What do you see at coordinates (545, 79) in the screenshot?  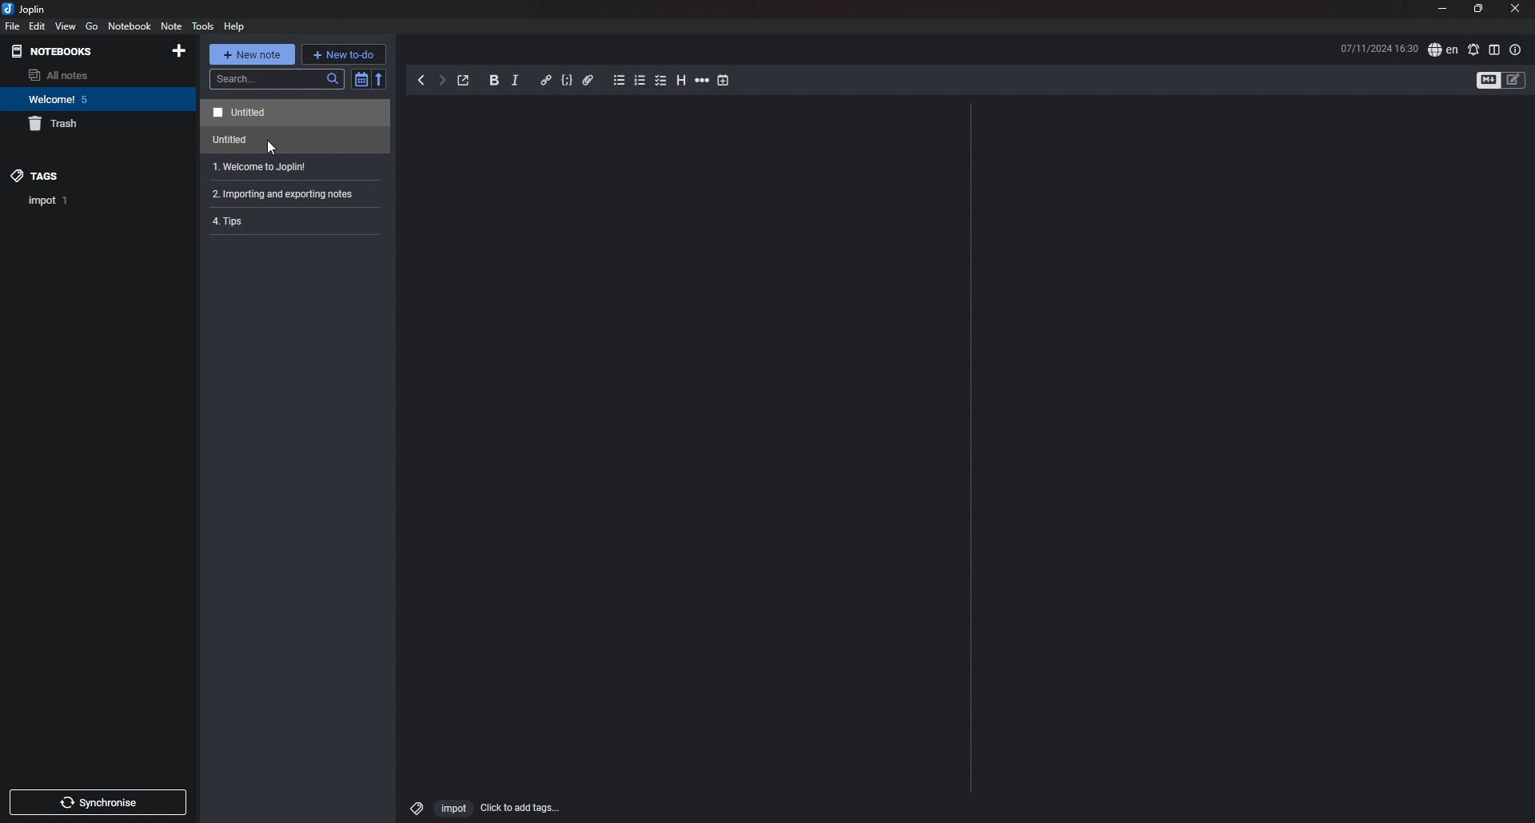 I see `hyperlink` at bounding box center [545, 79].